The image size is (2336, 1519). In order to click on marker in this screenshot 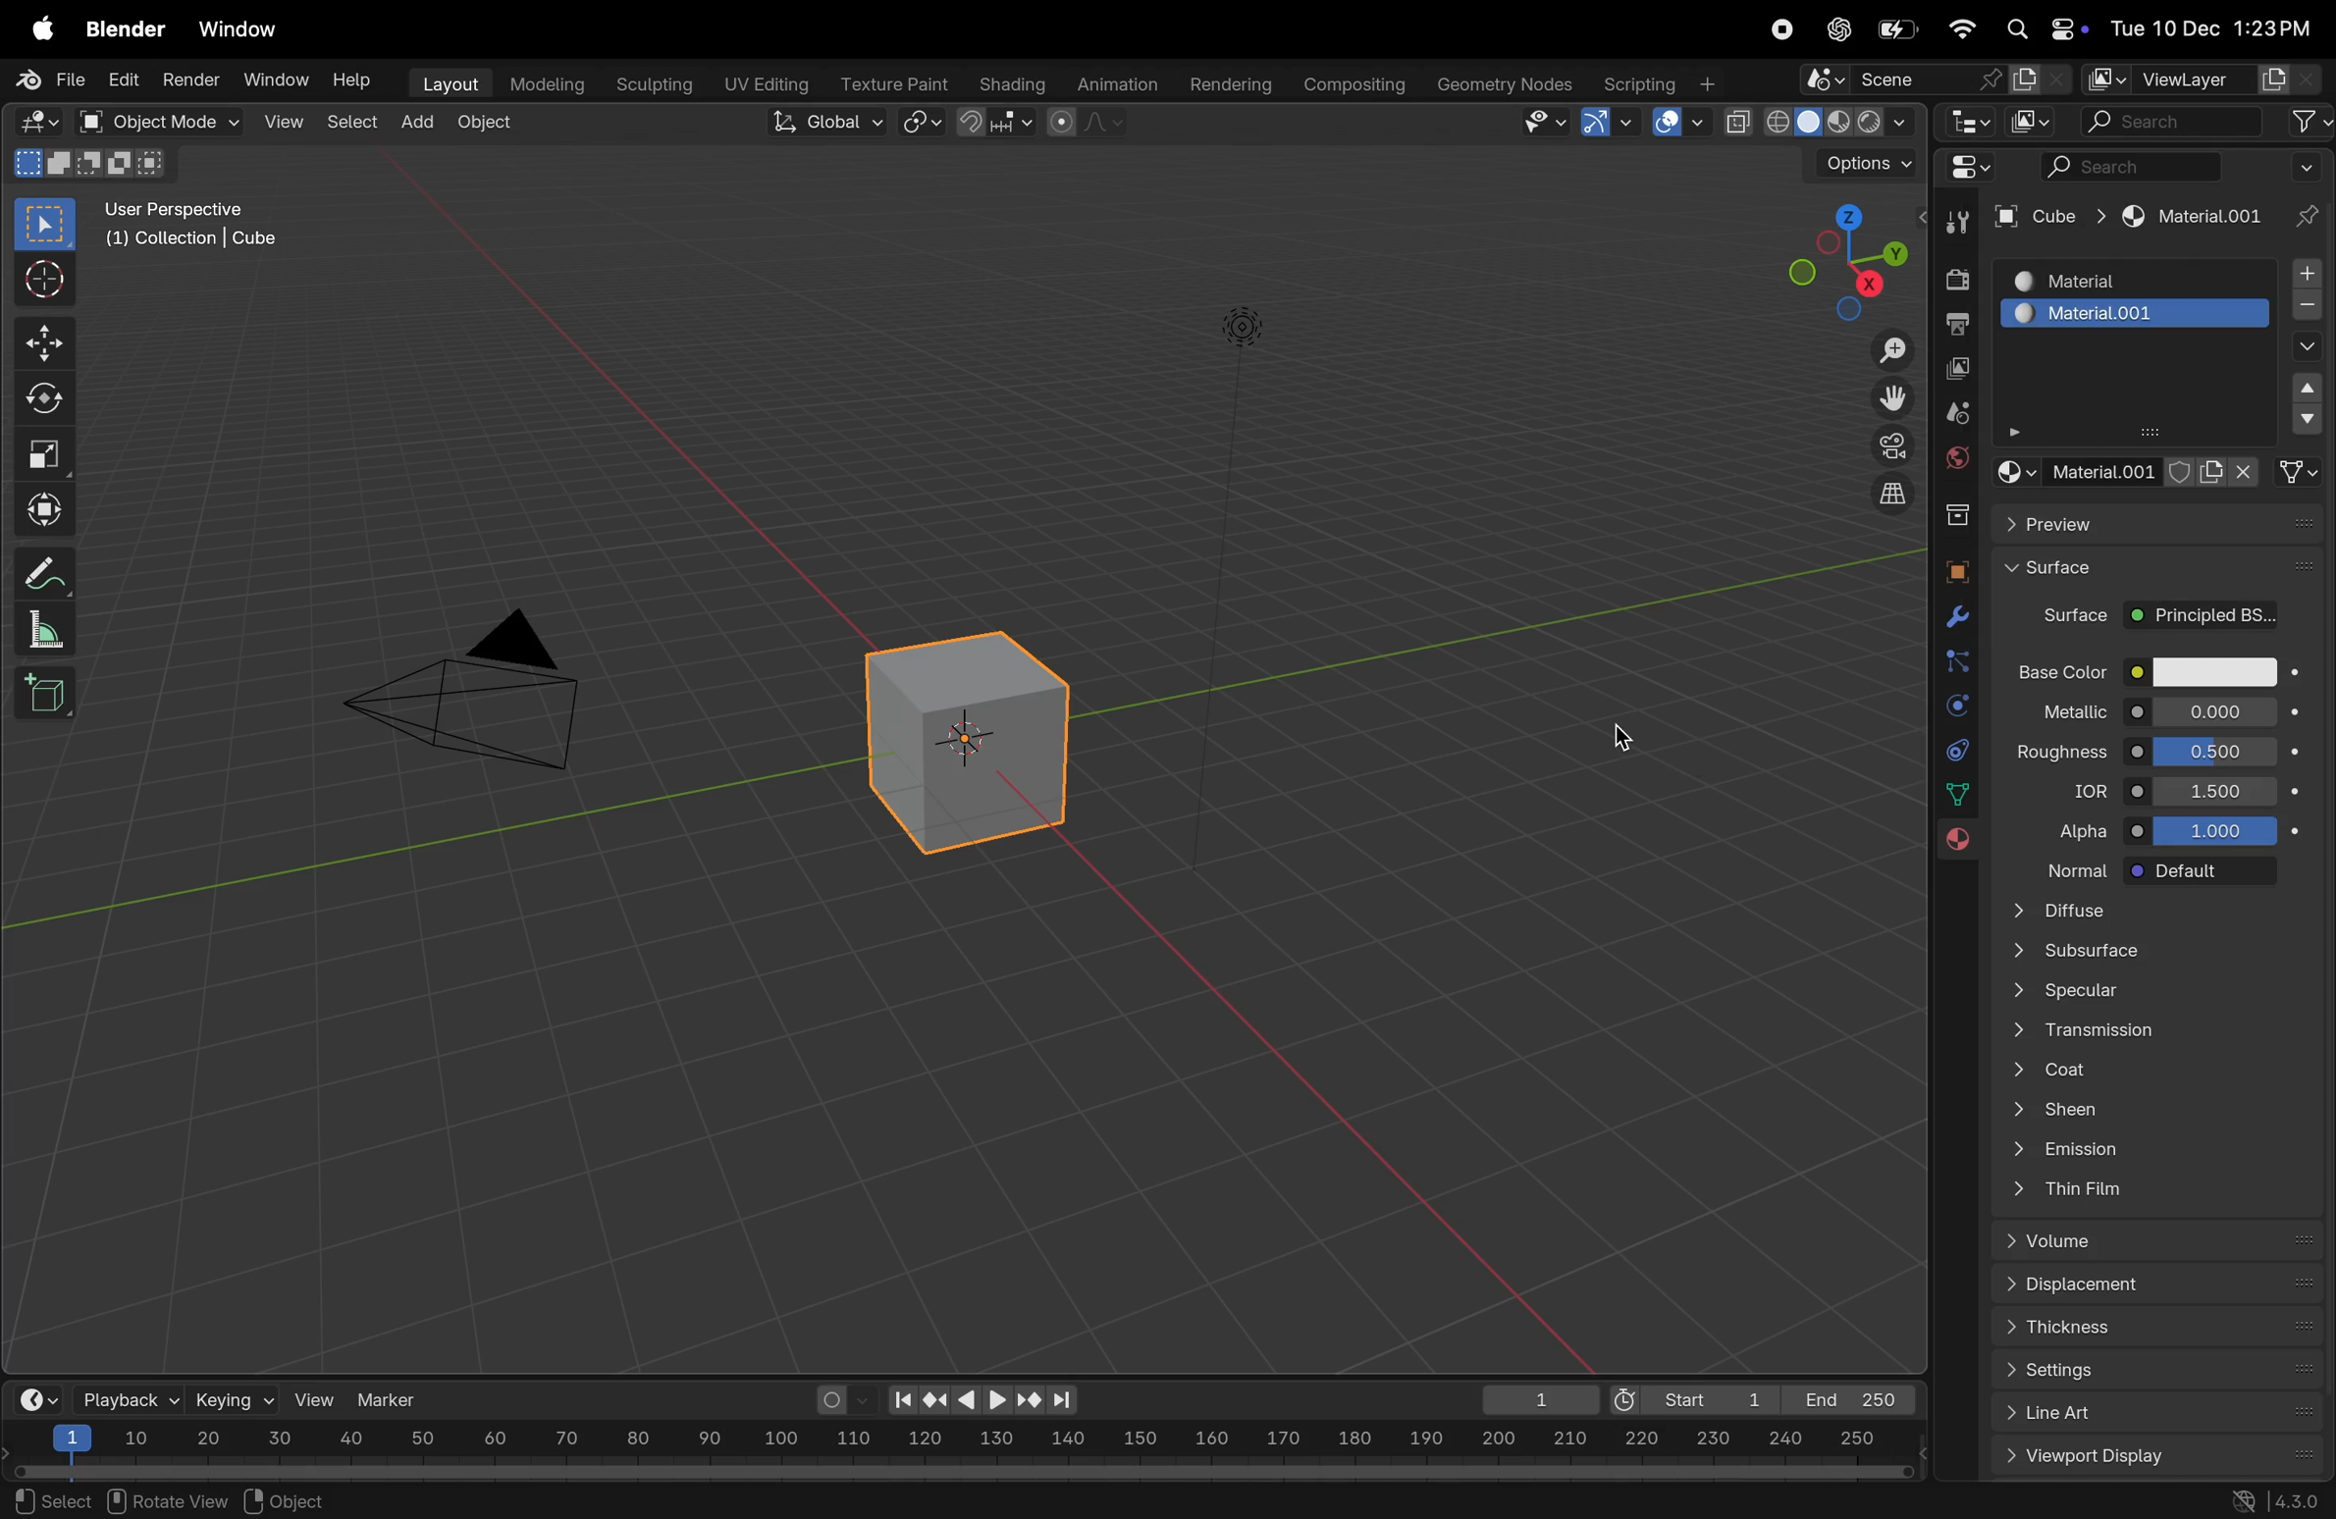, I will do `click(395, 1397)`.